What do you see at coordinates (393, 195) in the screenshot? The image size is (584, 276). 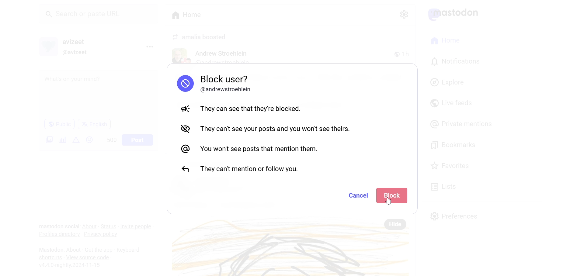 I see `Block` at bounding box center [393, 195].